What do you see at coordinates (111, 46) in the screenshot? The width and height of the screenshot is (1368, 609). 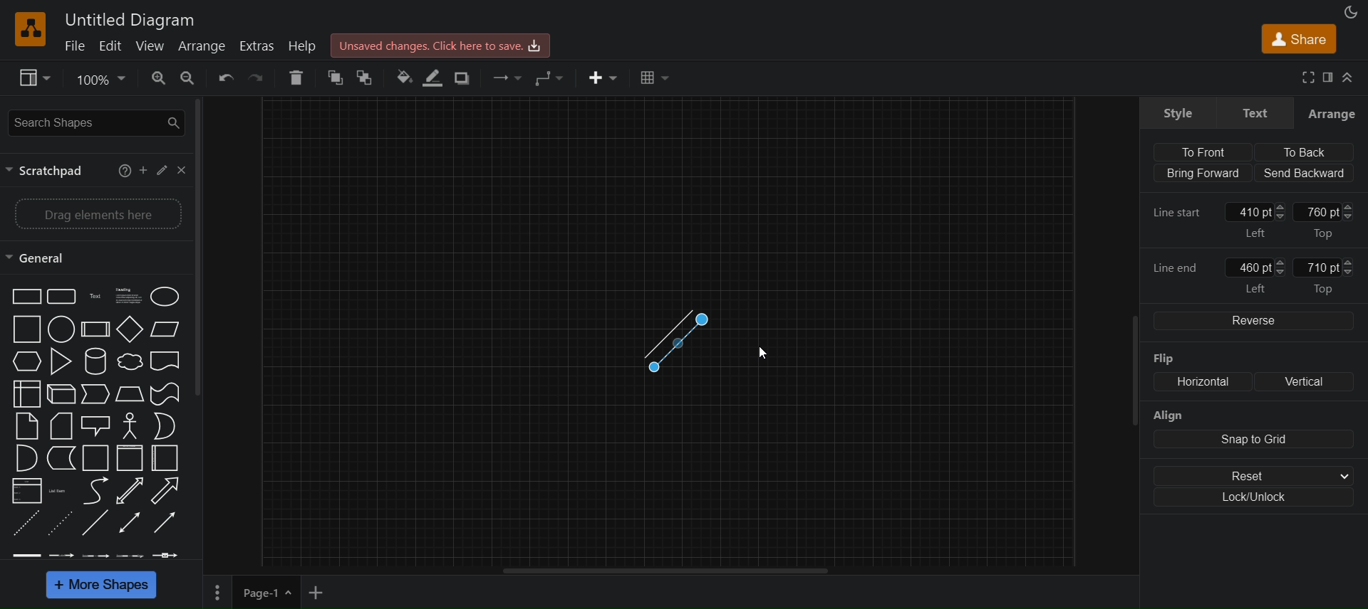 I see `edit` at bounding box center [111, 46].